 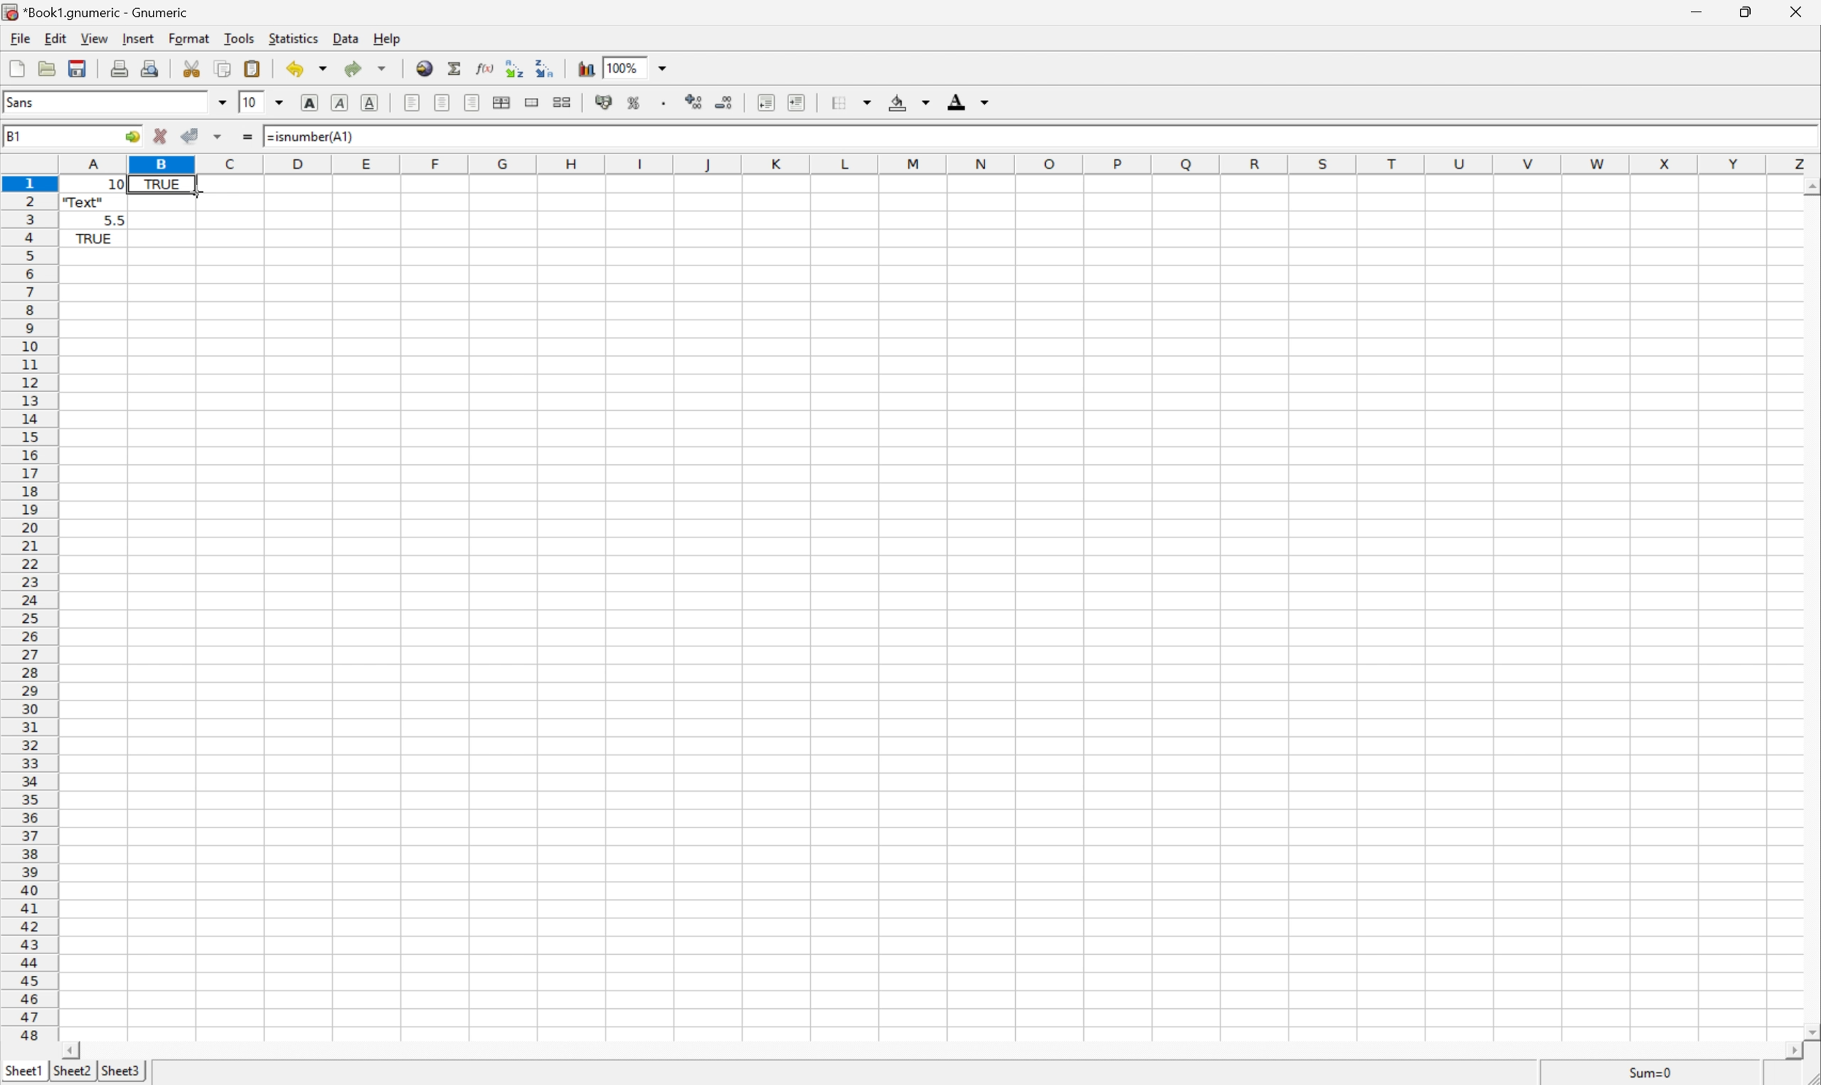 I want to click on 10, so click(x=94, y=184).